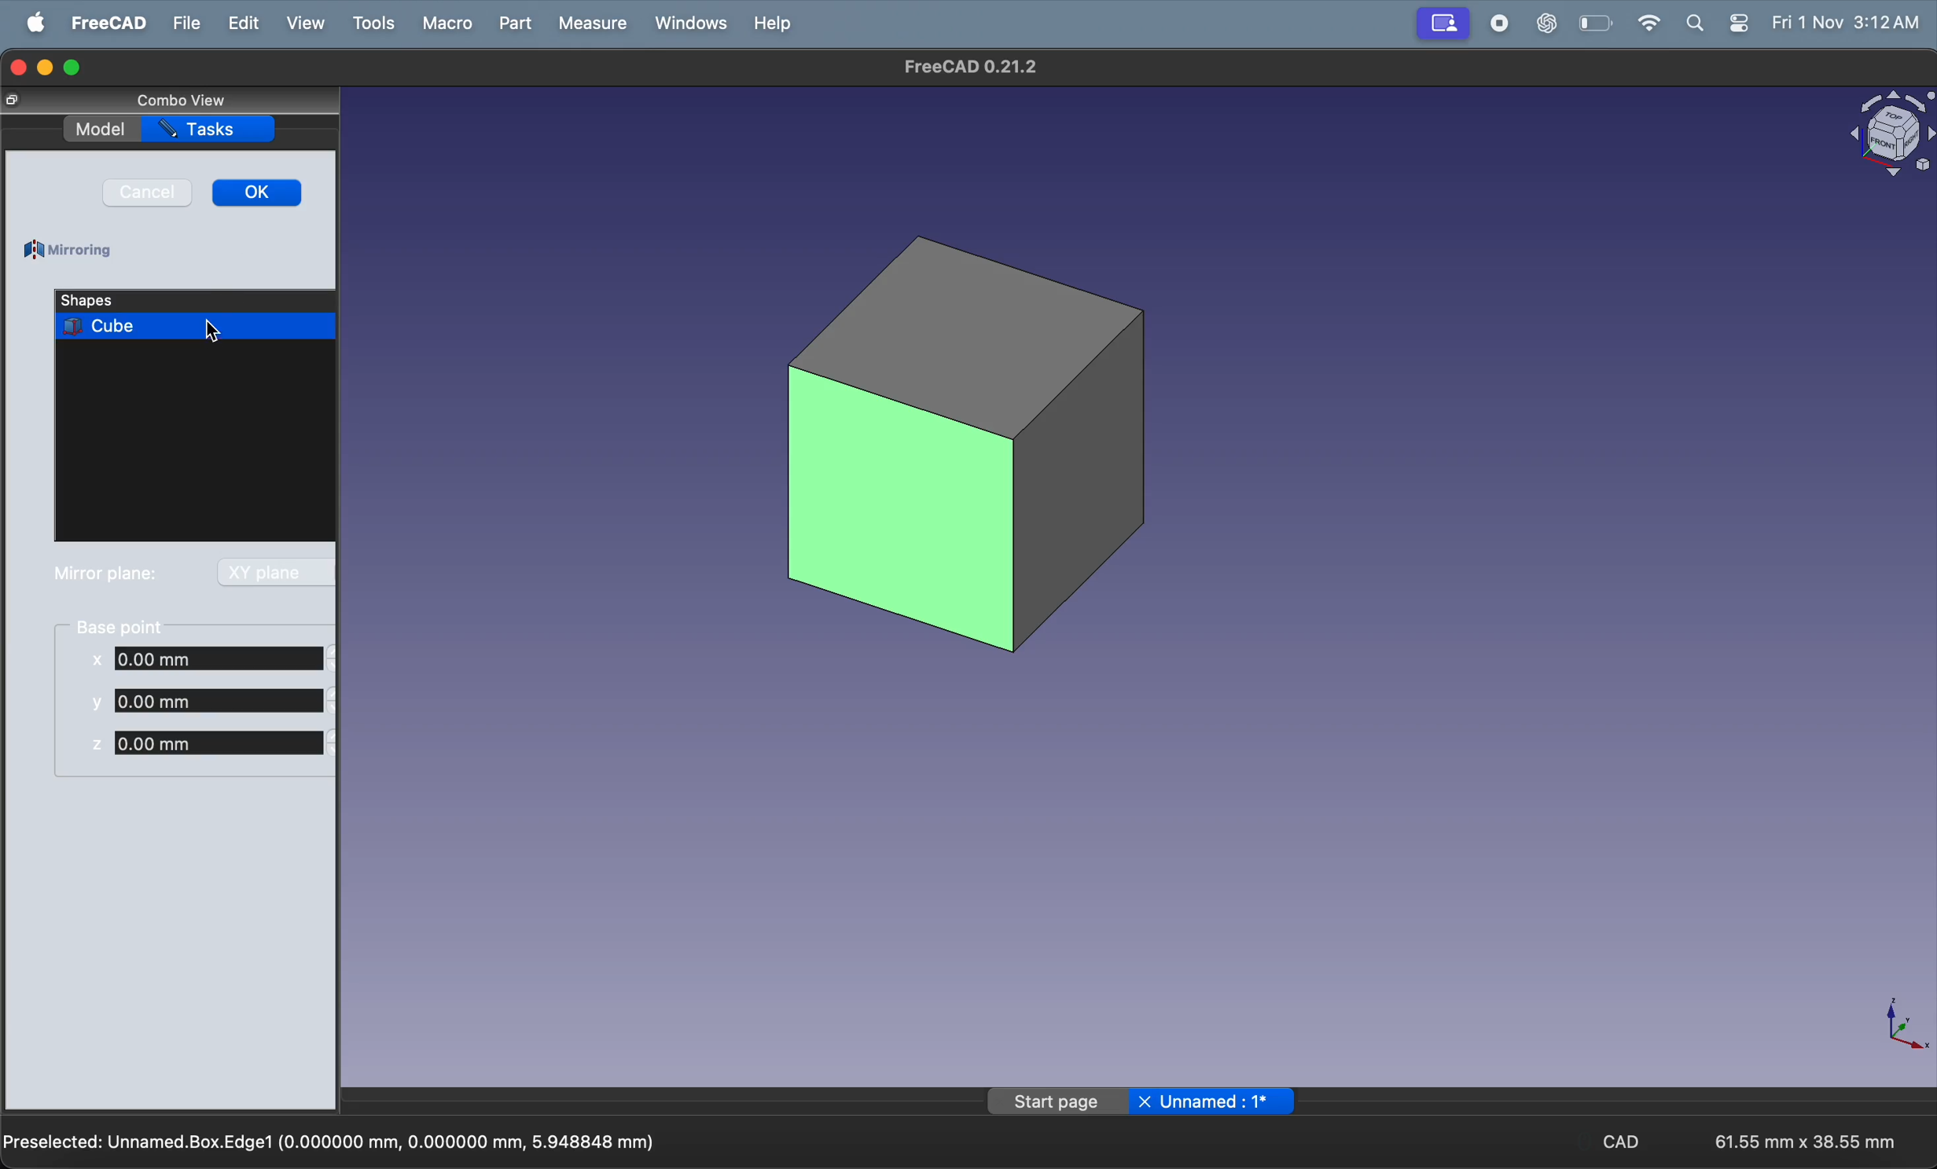  I want to click on cad, so click(1625, 1140).